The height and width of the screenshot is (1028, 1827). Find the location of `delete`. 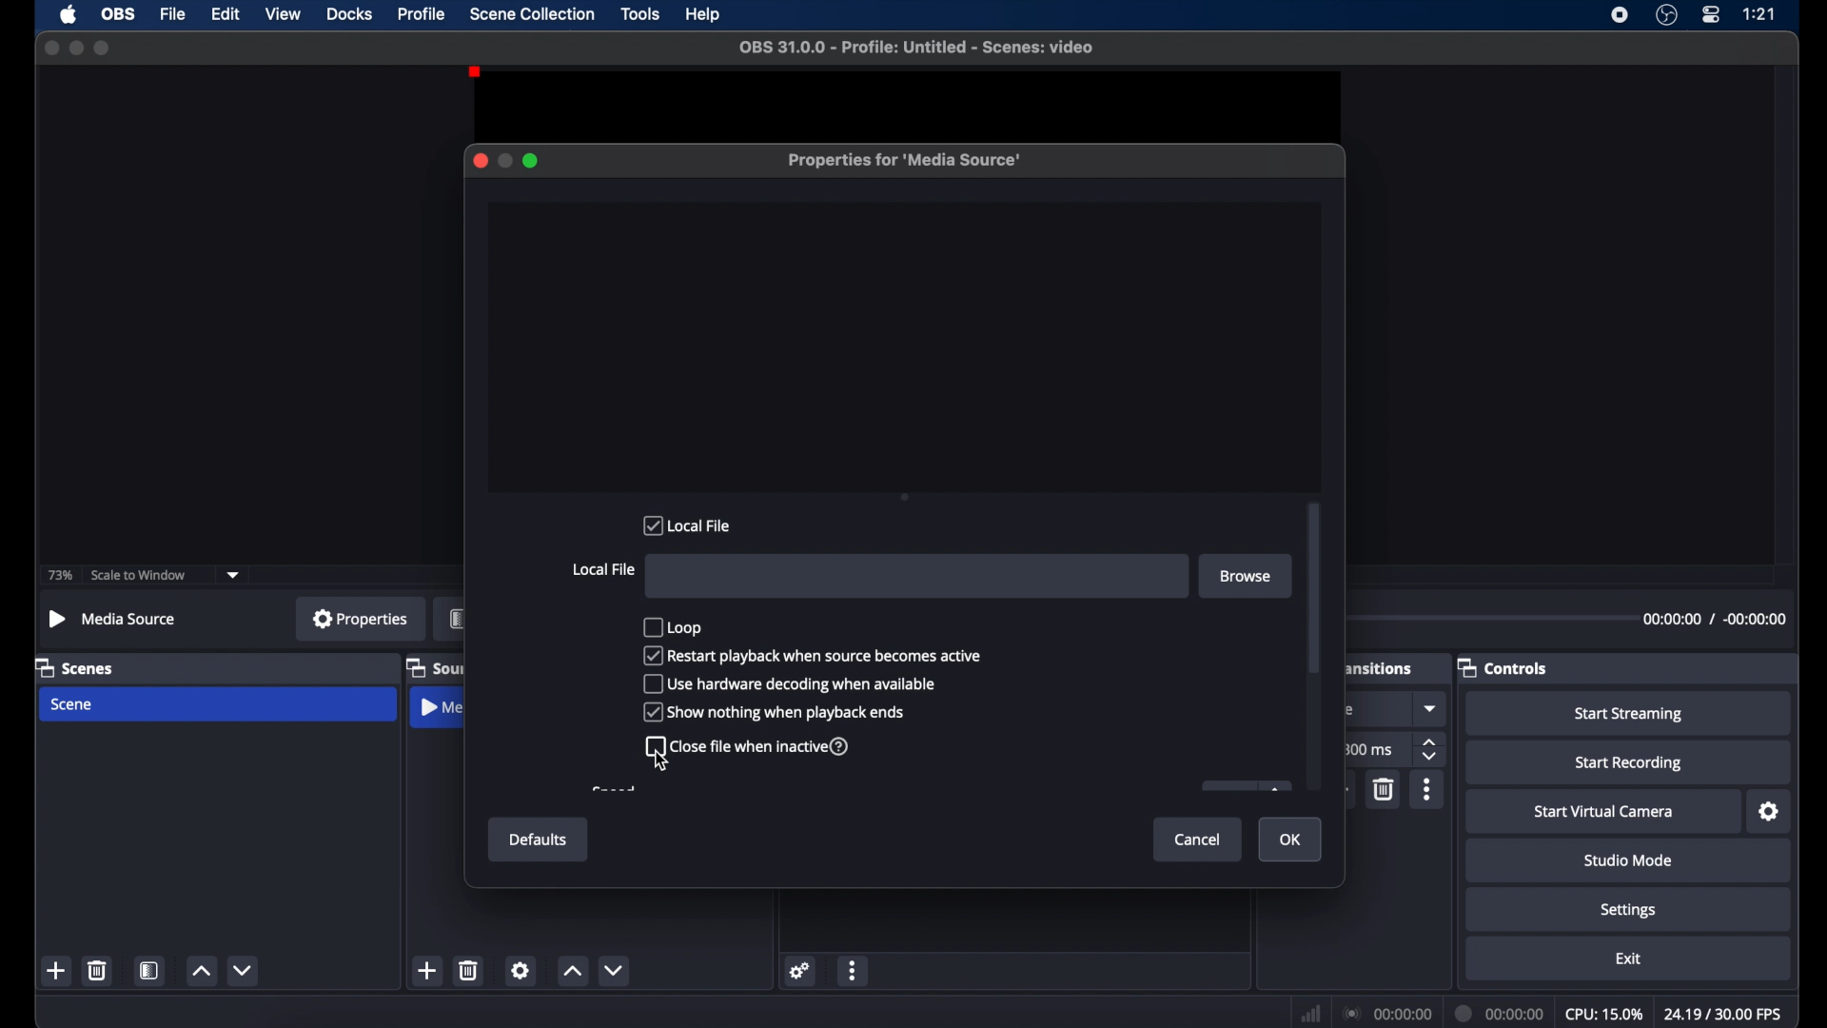

delete is located at coordinates (468, 969).